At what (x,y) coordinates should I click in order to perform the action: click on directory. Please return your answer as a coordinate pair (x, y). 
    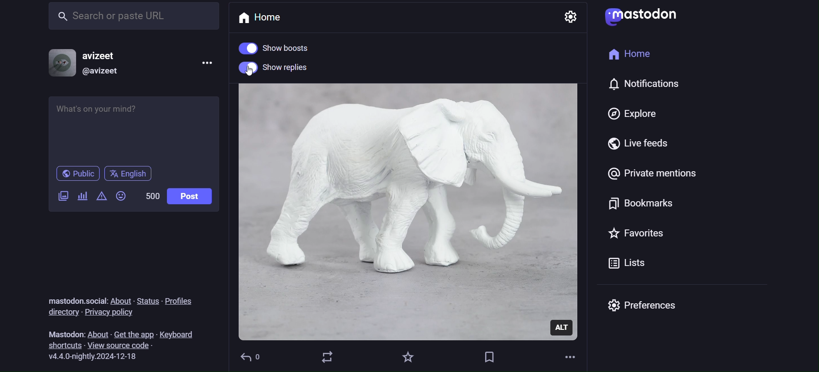
    Looking at the image, I should click on (61, 312).